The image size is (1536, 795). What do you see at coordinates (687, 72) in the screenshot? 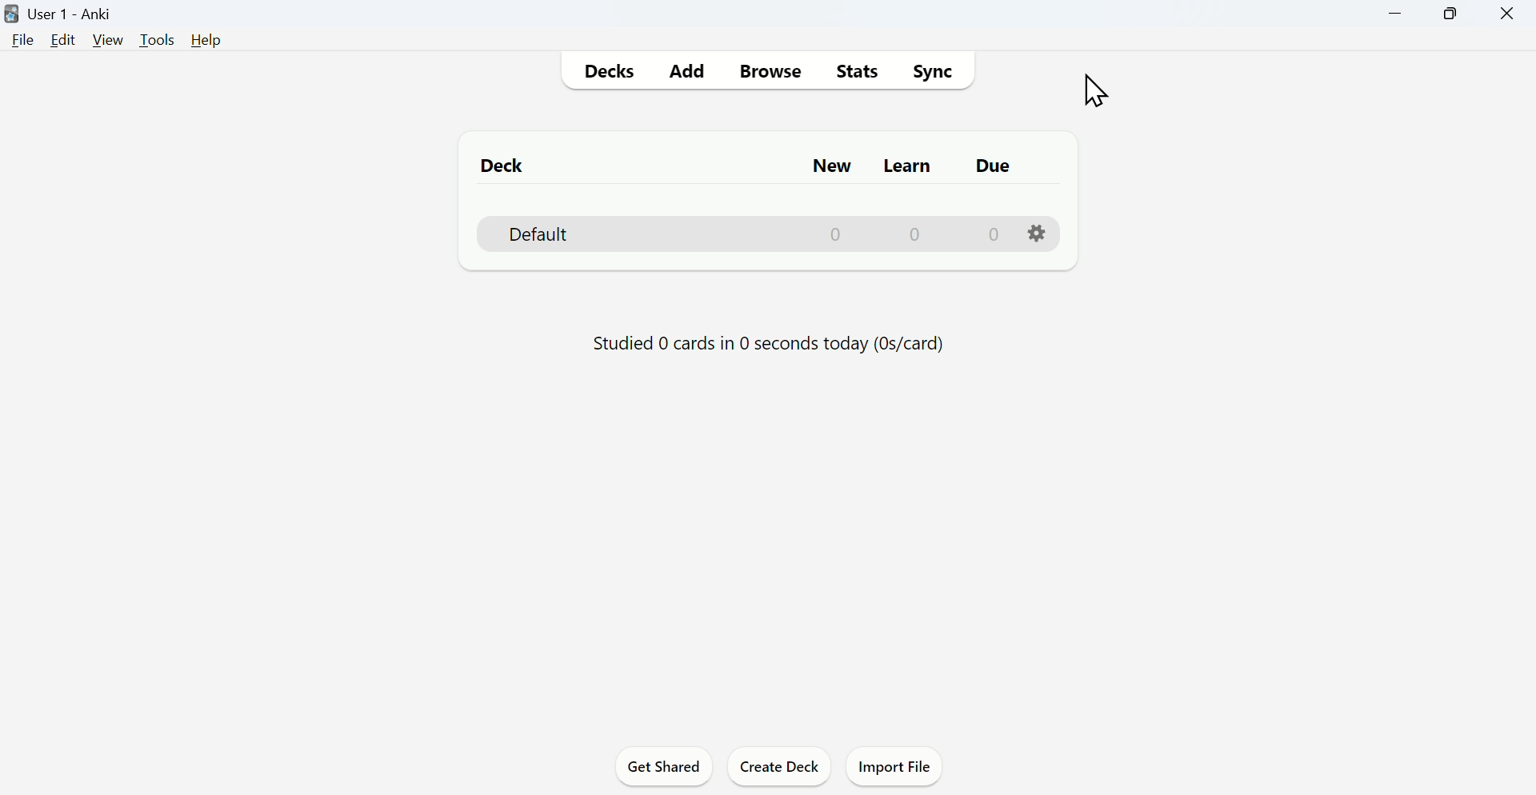
I see `Add` at bounding box center [687, 72].